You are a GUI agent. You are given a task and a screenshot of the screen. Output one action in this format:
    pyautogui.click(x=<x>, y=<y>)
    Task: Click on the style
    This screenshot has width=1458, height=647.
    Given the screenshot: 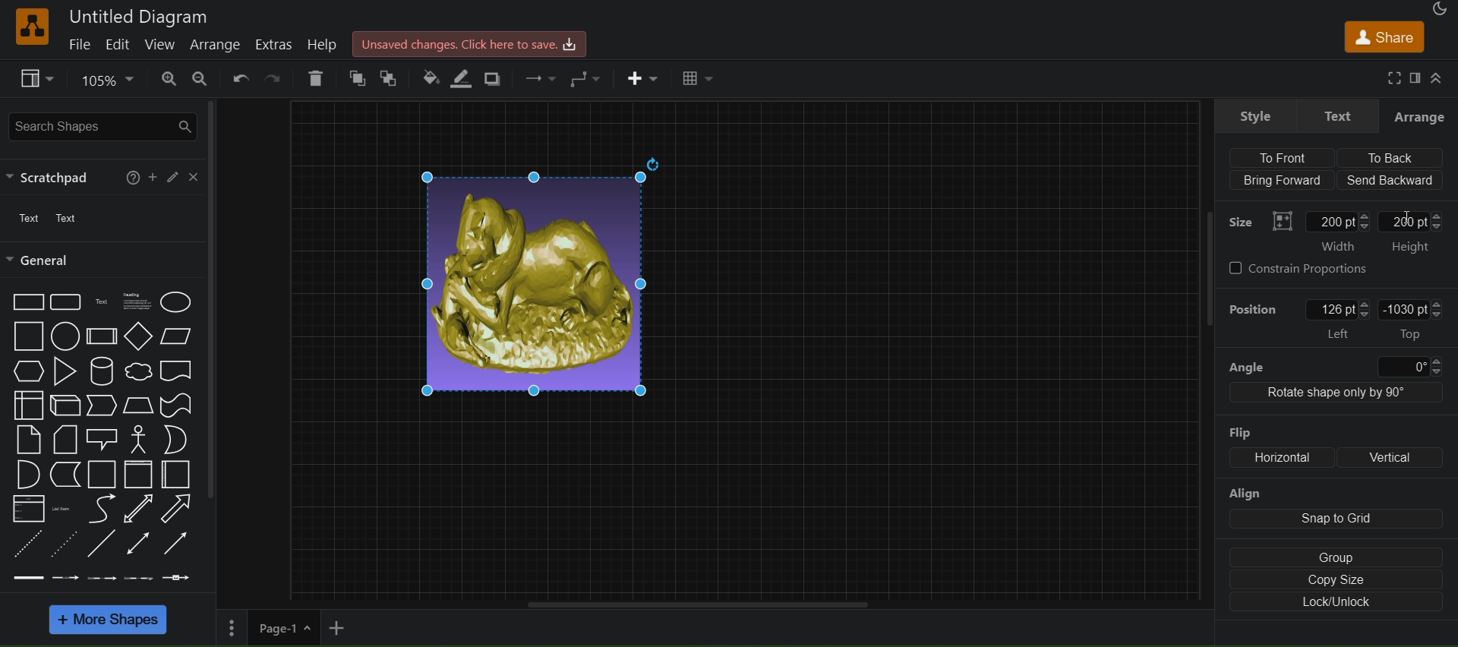 What is the action you would take?
    pyautogui.click(x=1256, y=115)
    